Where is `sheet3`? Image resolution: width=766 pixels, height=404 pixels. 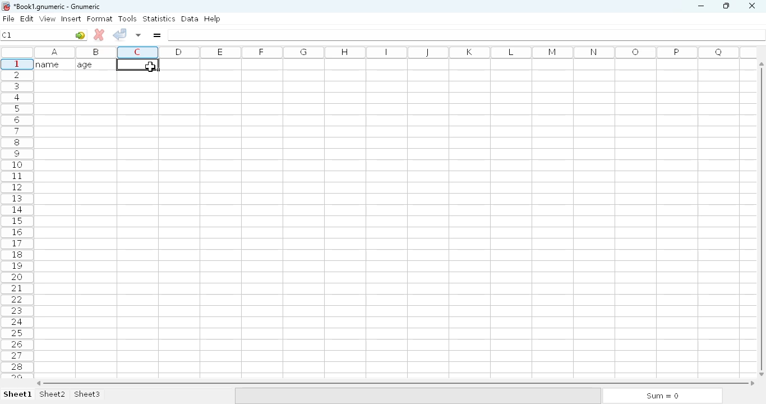
sheet3 is located at coordinates (87, 394).